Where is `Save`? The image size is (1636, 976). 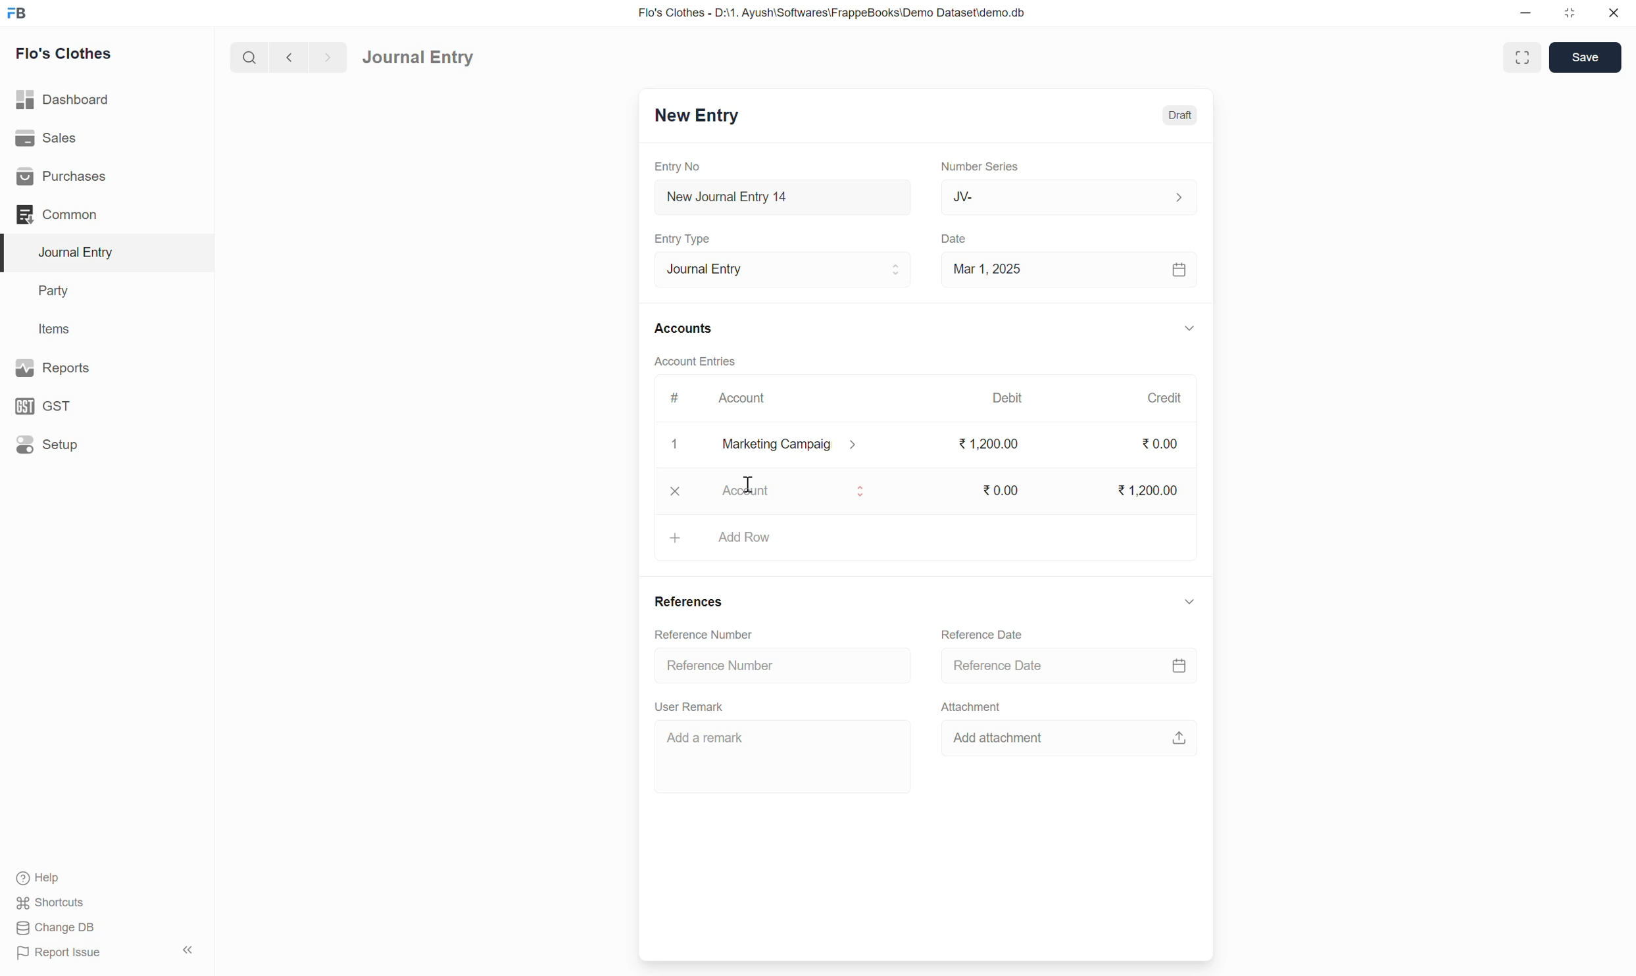
Save is located at coordinates (1586, 58).